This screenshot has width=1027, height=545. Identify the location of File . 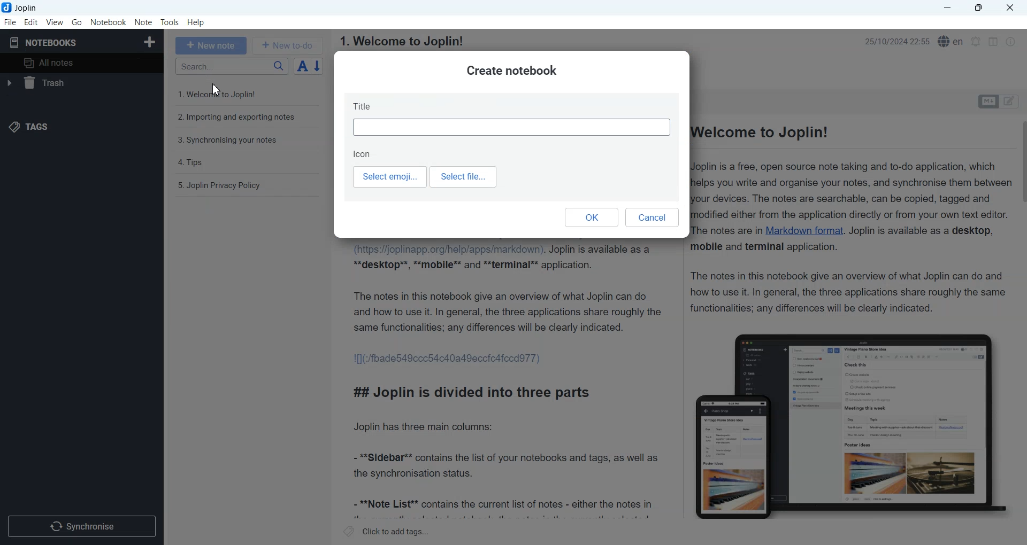
(10, 22).